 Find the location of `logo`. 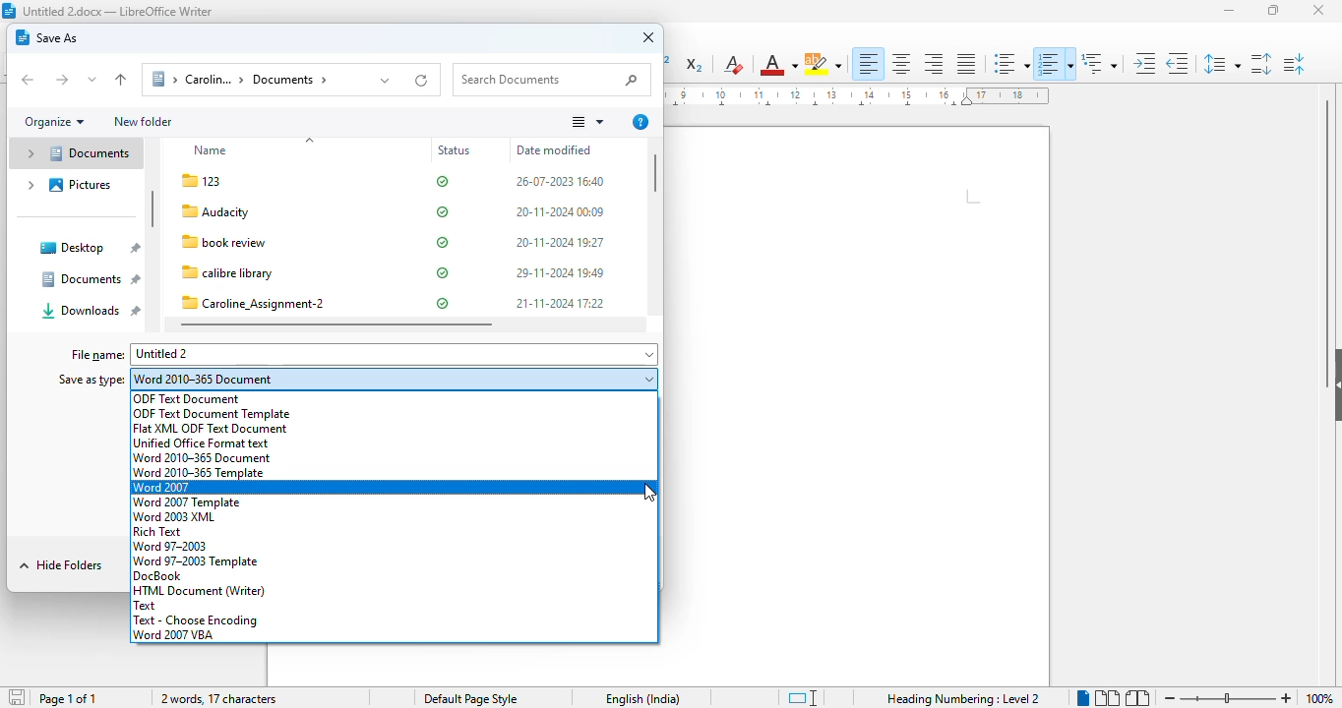

logo is located at coordinates (9, 11).